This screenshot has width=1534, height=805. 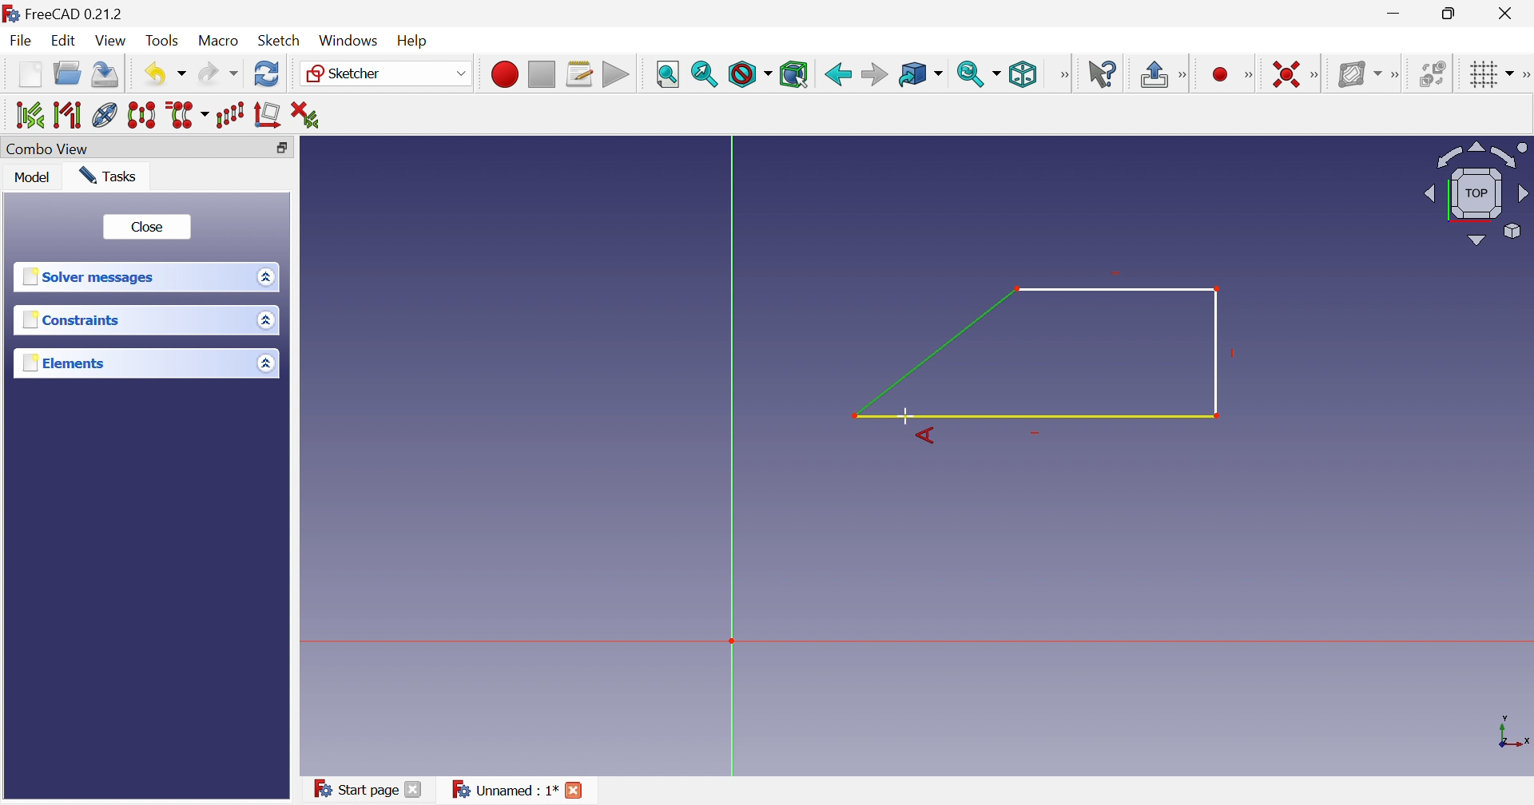 I want to click on Drop Down, so click(x=263, y=276).